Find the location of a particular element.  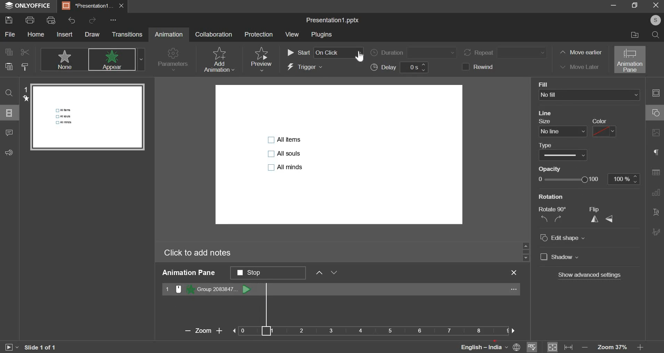

animation pane is located at coordinates (630, 60).